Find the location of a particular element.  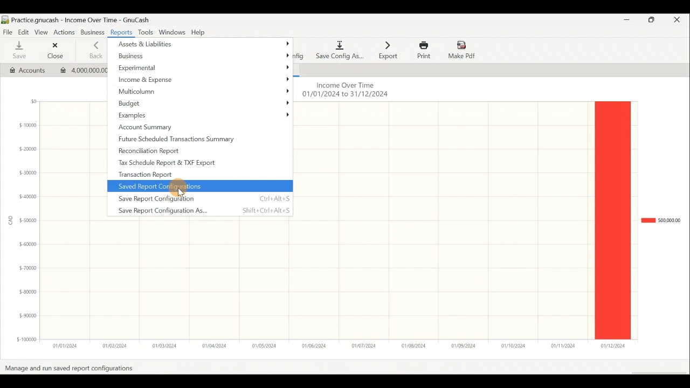

Save report configuration is located at coordinates (198, 198).